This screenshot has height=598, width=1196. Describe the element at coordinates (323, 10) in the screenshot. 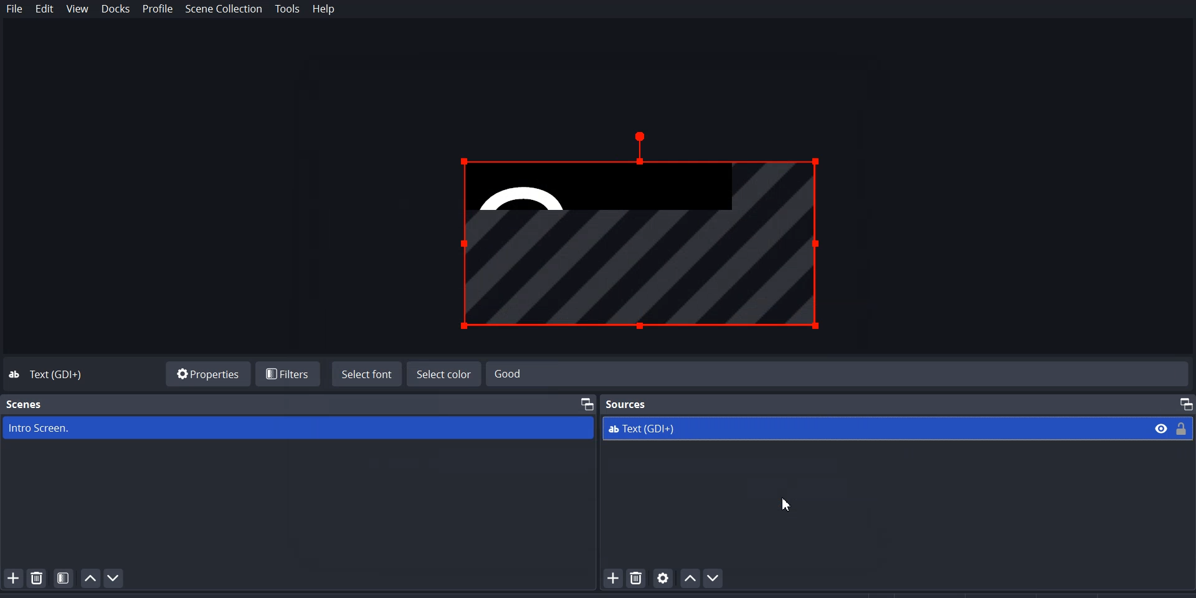

I see `Help` at that location.